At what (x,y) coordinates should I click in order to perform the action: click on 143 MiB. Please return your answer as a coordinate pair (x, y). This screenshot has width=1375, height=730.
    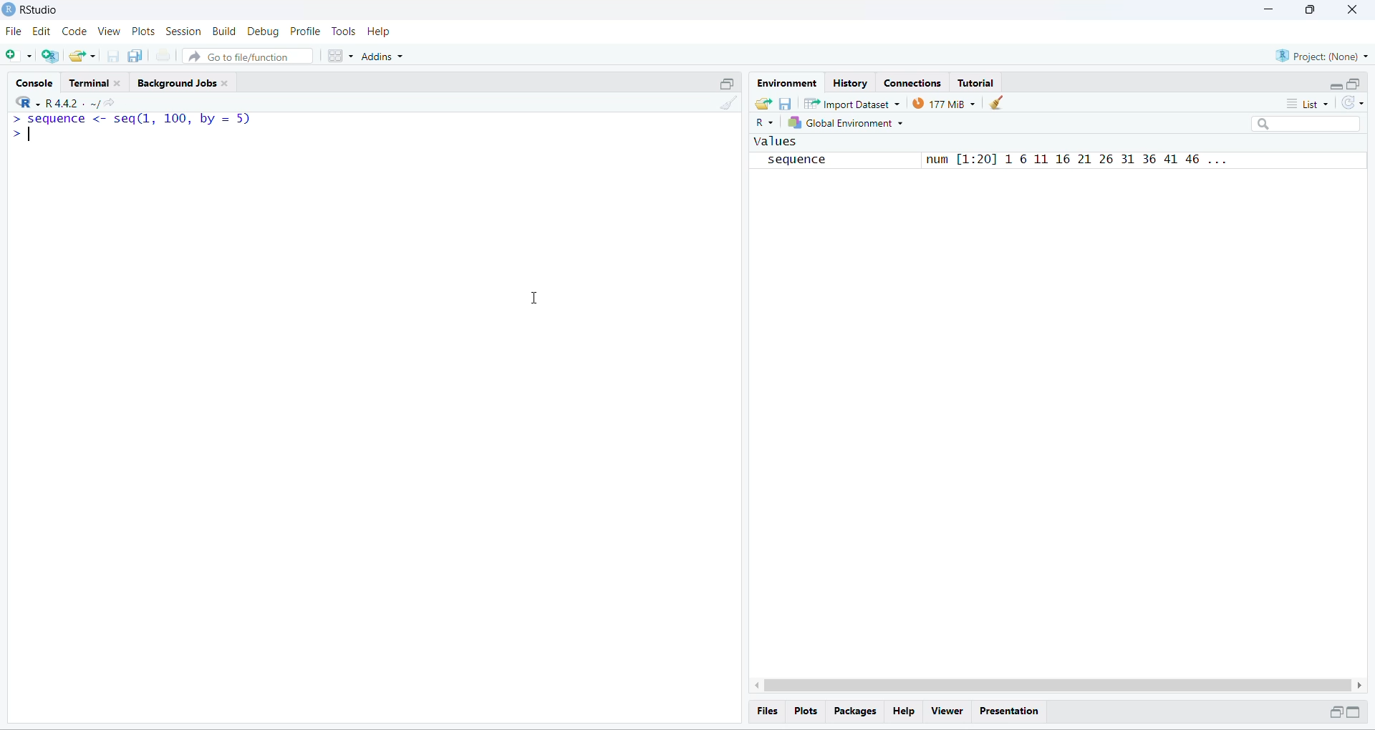
    Looking at the image, I should click on (943, 102).